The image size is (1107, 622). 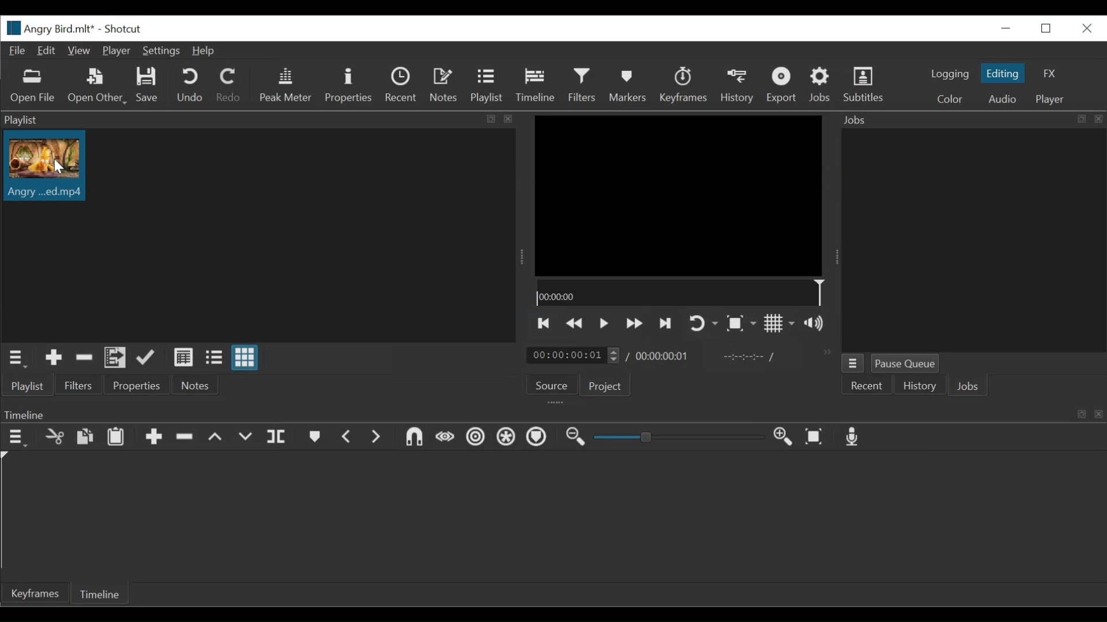 What do you see at coordinates (376, 438) in the screenshot?
I see `Next Marker` at bounding box center [376, 438].